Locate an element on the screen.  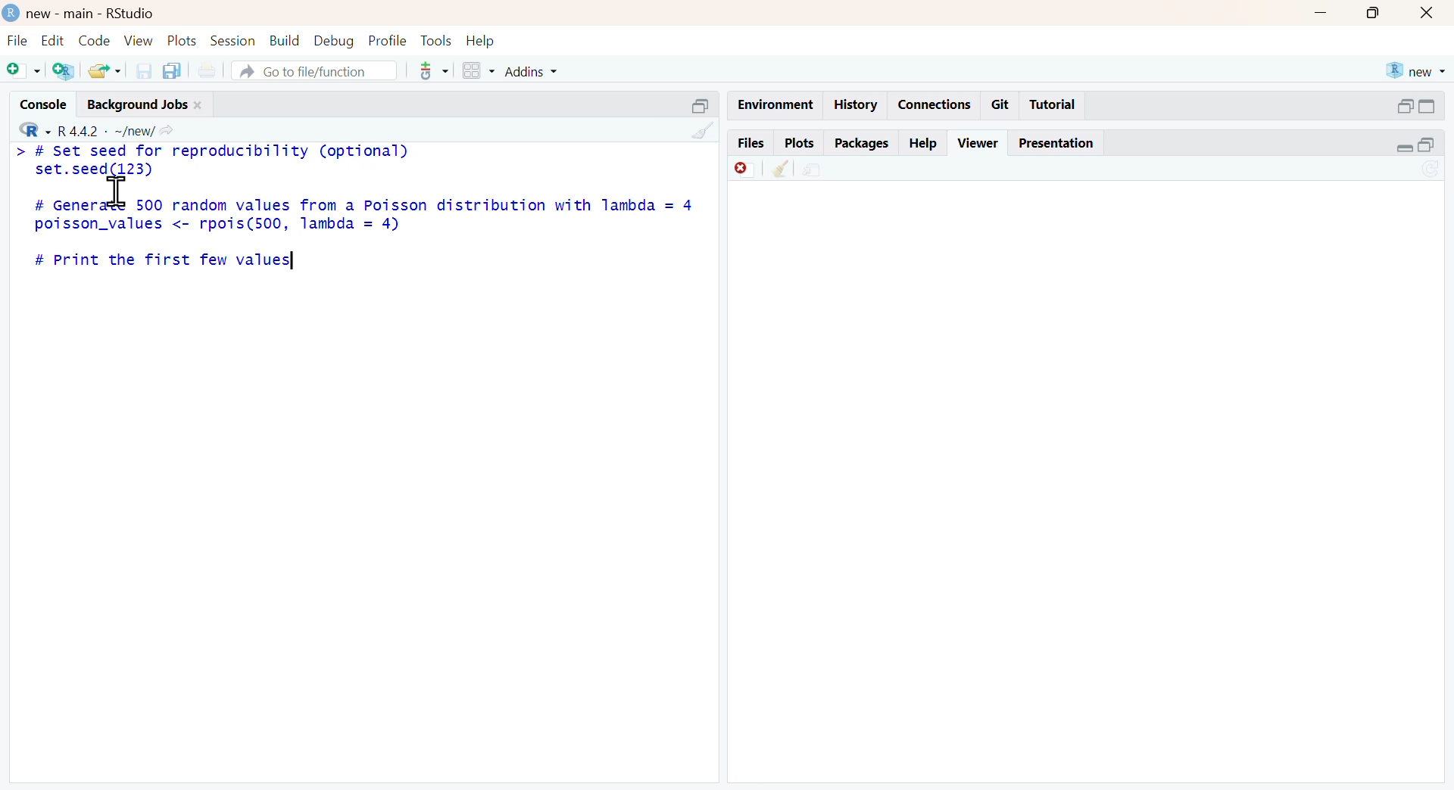
# Print the first few values is located at coordinates (165, 264).